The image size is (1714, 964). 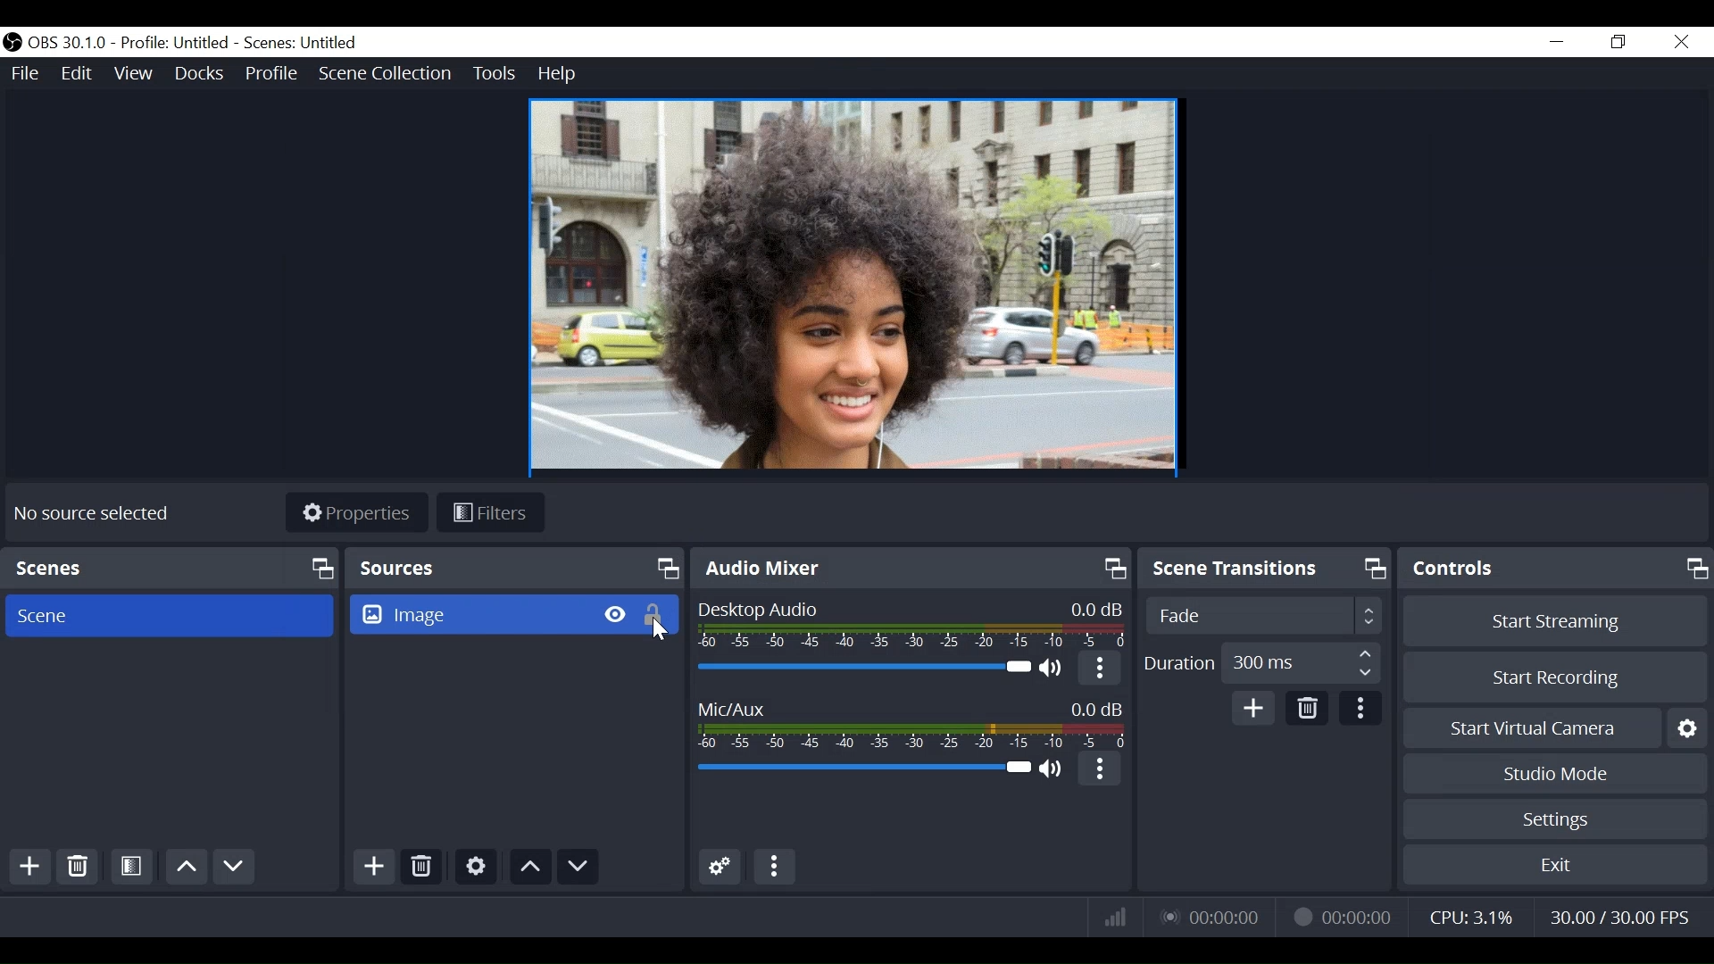 I want to click on View, so click(x=137, y=72).